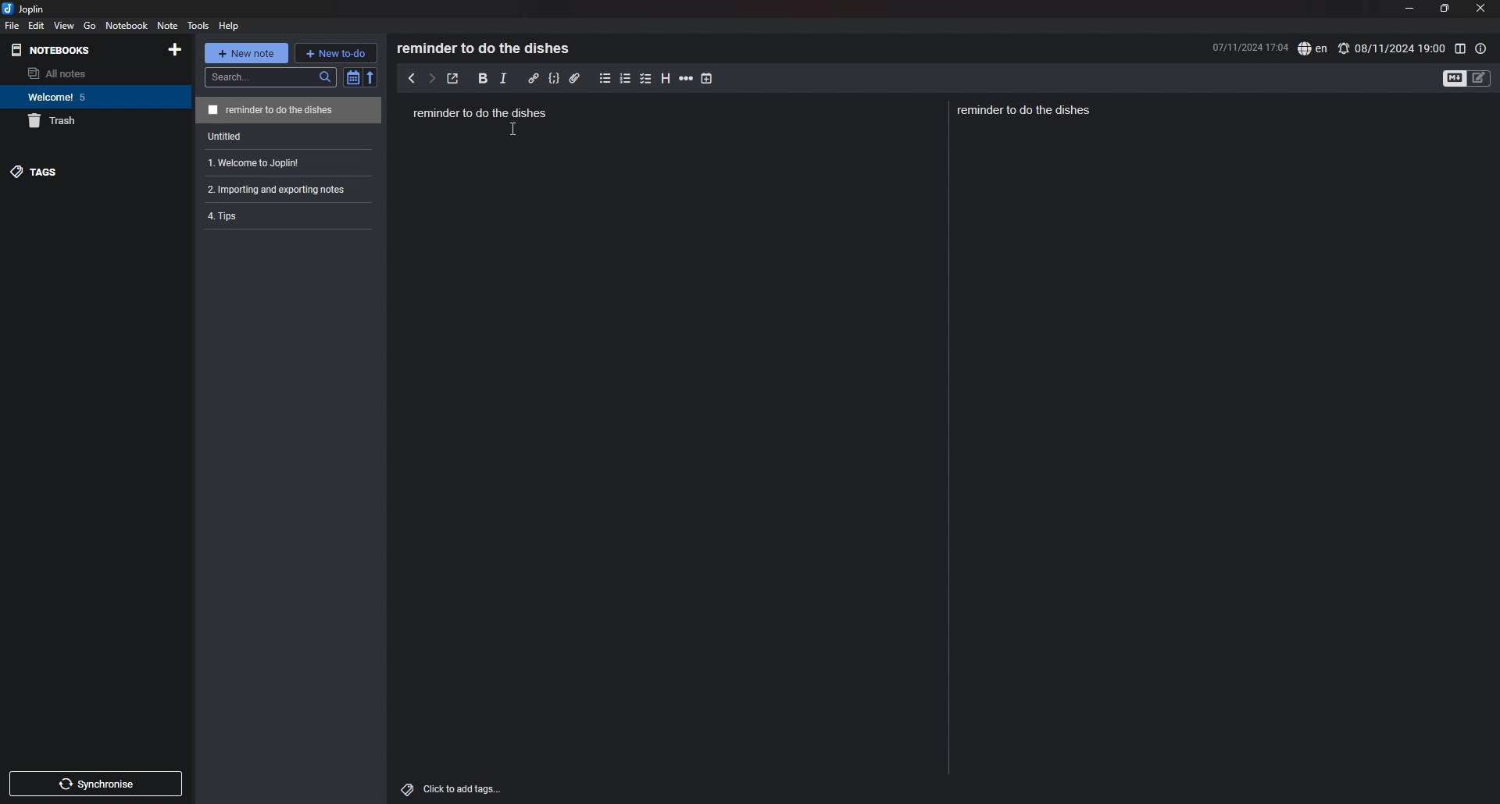  What do you see at coordinates (65, 26) in the screenshot?
I see `view` at bounding box center [65, 26].